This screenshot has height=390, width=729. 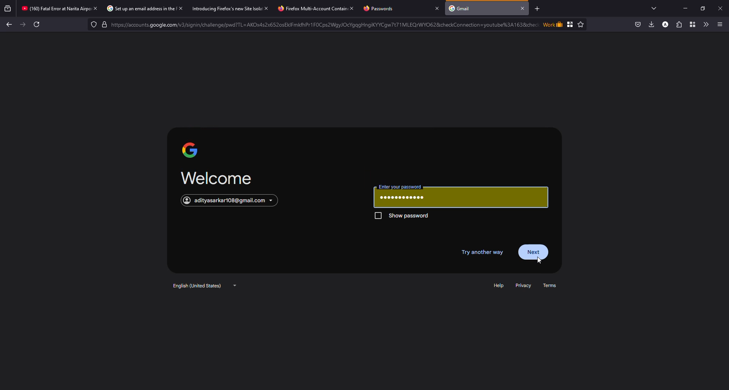 What do you see at coordinates (702, 7) in the screenshot?
I see `maximize` at bounding box center [702, 7].